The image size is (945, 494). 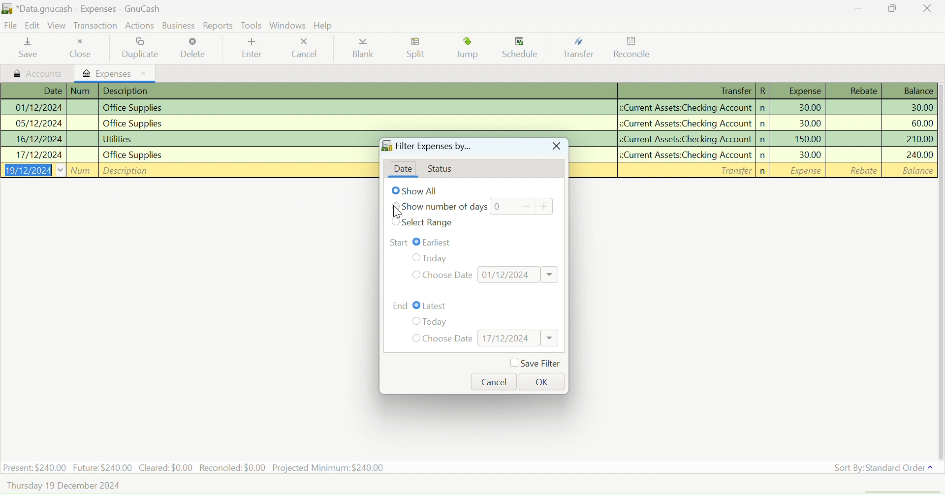 I want to click on Expenses, so click(x=116, y=73).